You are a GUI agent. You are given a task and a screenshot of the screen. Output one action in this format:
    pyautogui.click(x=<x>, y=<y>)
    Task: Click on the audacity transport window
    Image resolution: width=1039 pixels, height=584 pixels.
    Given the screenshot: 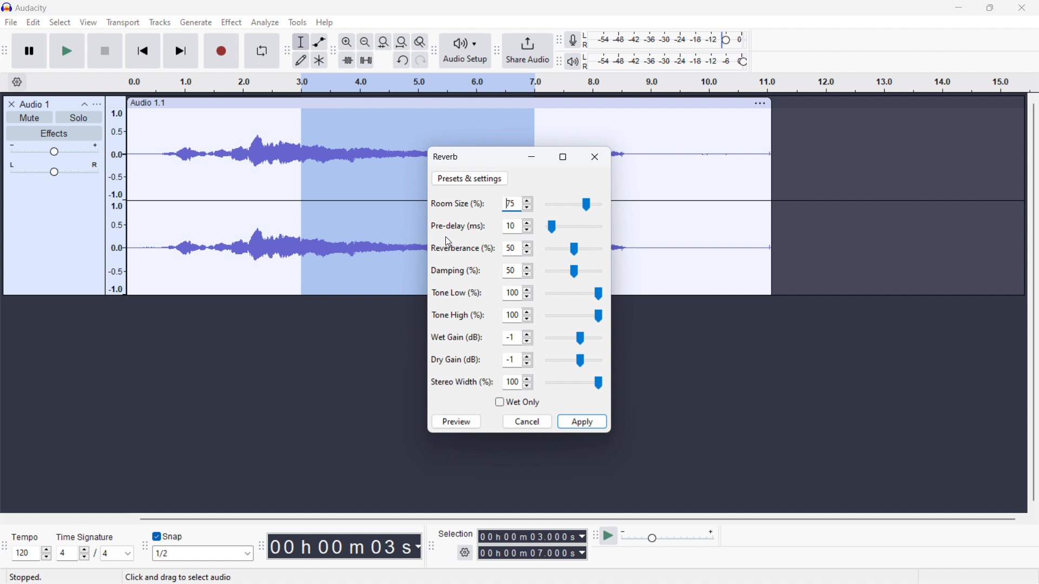 What is the action you would take?
    pyautogui.click(x=5, y=50)
    